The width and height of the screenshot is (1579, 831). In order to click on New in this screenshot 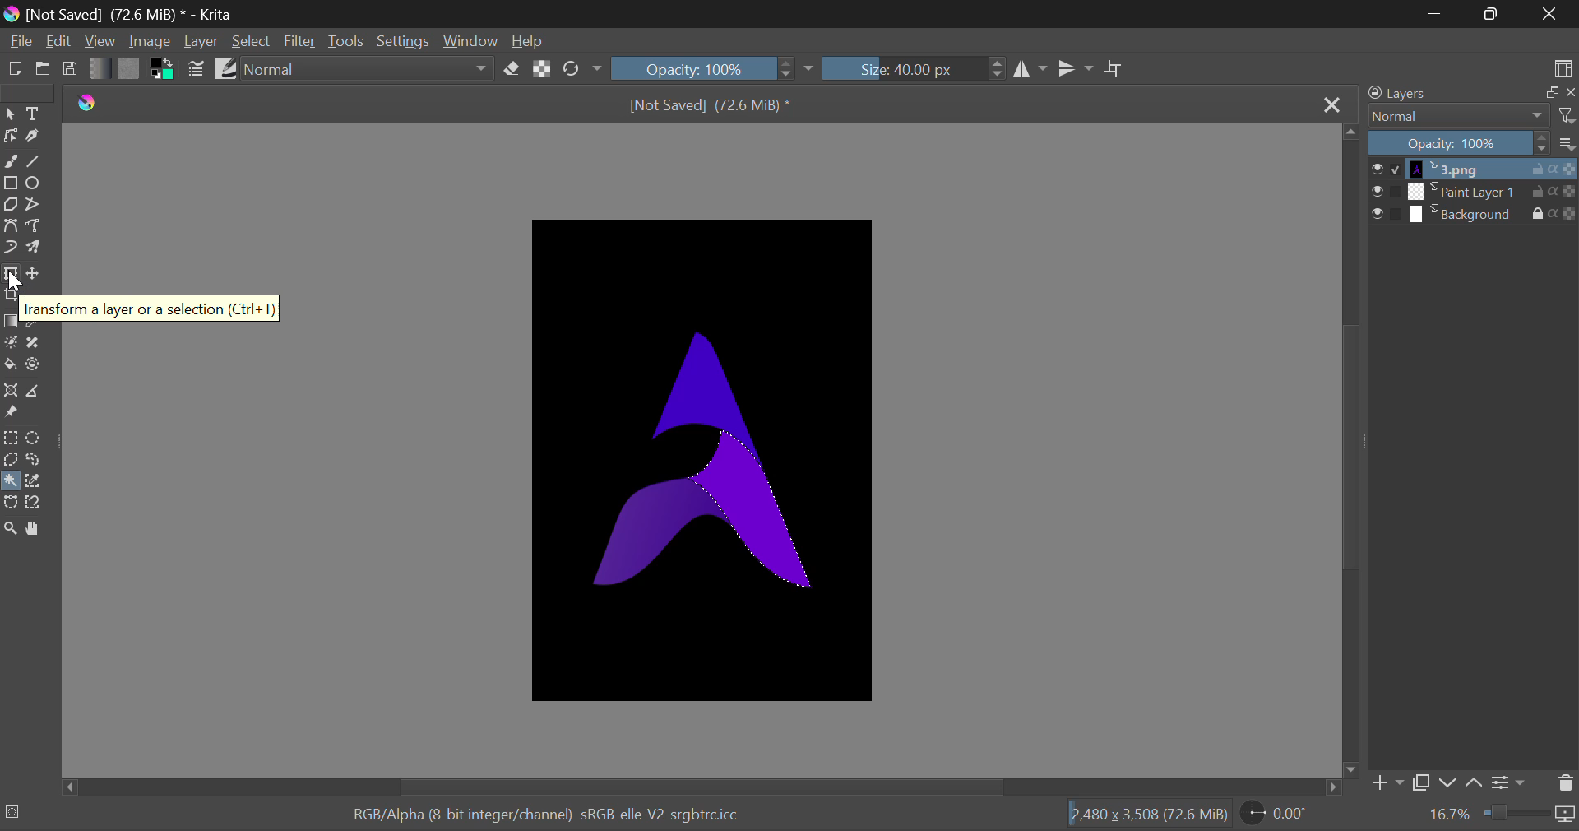, I will do `click(15, 69)`.